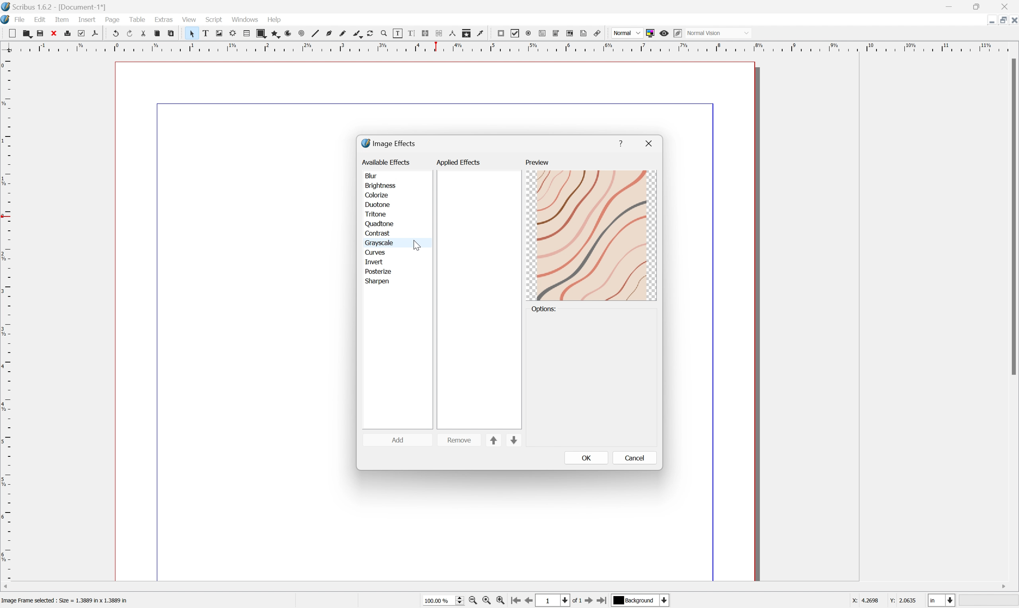 The image size is (1019, 608). Describe the element at coordinates (398, 33) in the screenshot. I see `Edit contents of frame` at that location.